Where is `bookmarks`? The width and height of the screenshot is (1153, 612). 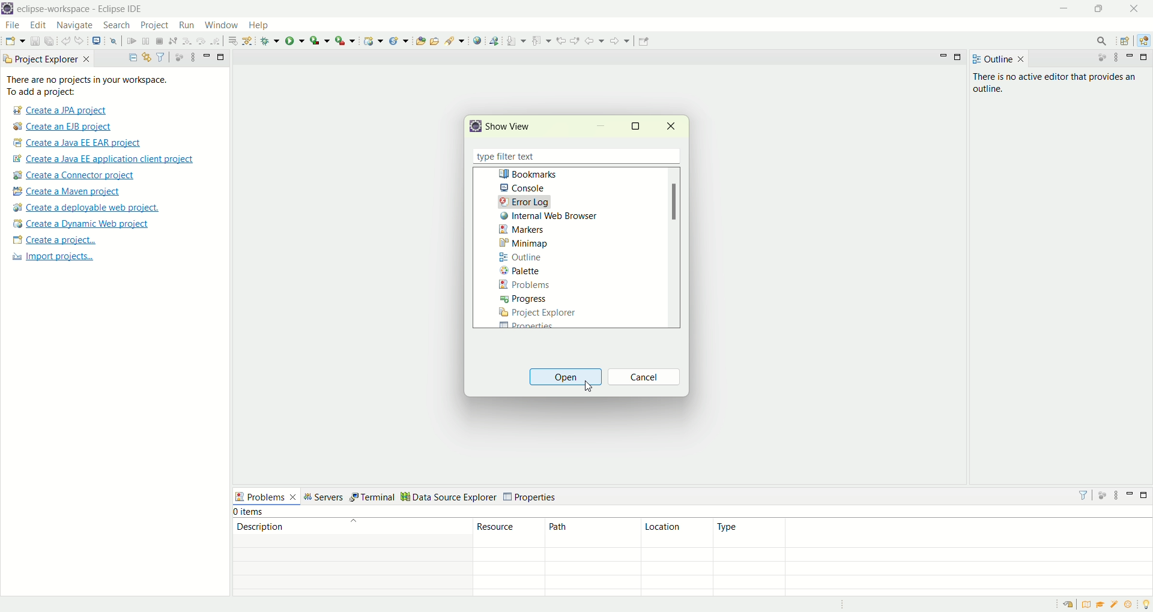
bookmarks is located at coordinates (528, 175).